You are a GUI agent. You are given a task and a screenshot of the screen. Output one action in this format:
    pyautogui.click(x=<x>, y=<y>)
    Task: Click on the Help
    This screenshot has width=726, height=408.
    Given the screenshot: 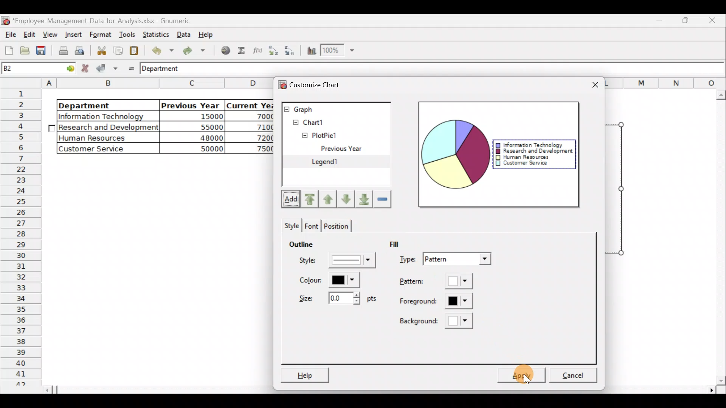 What is the action you would take?
    pyautogui.click(x=207, y=36)
    